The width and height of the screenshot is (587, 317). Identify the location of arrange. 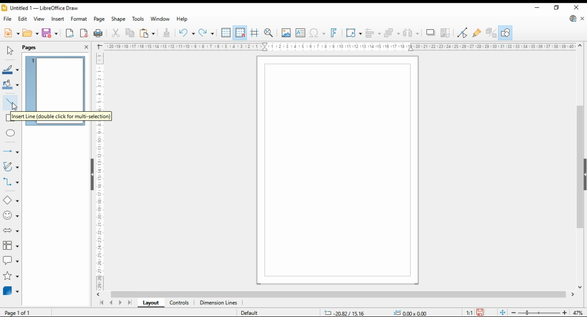
(392, 33).